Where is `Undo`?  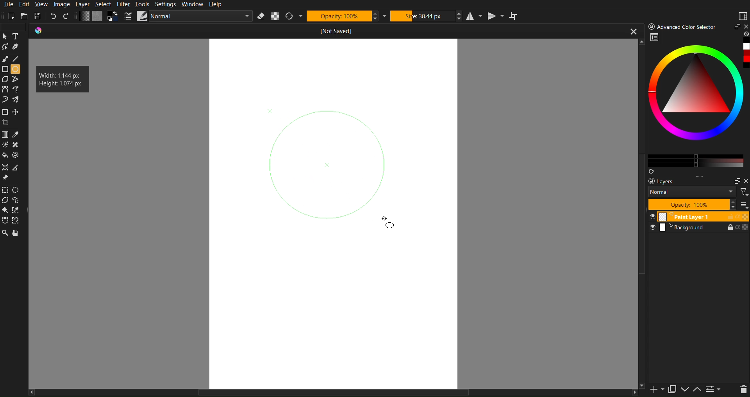 Undo is located at coordinates (53, 16).